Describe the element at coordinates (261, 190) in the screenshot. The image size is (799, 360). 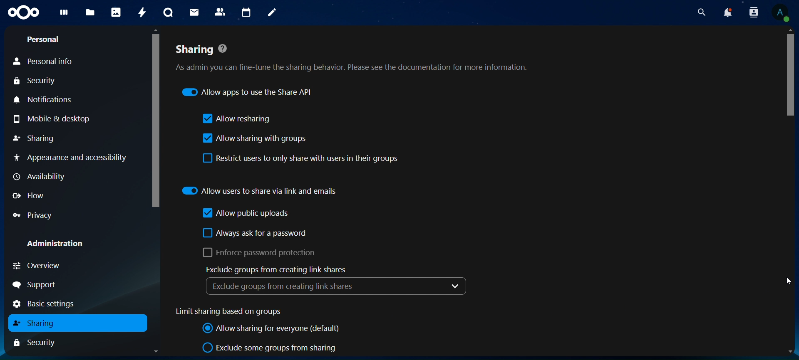
I see `allow users to share via link and emails` at that location.